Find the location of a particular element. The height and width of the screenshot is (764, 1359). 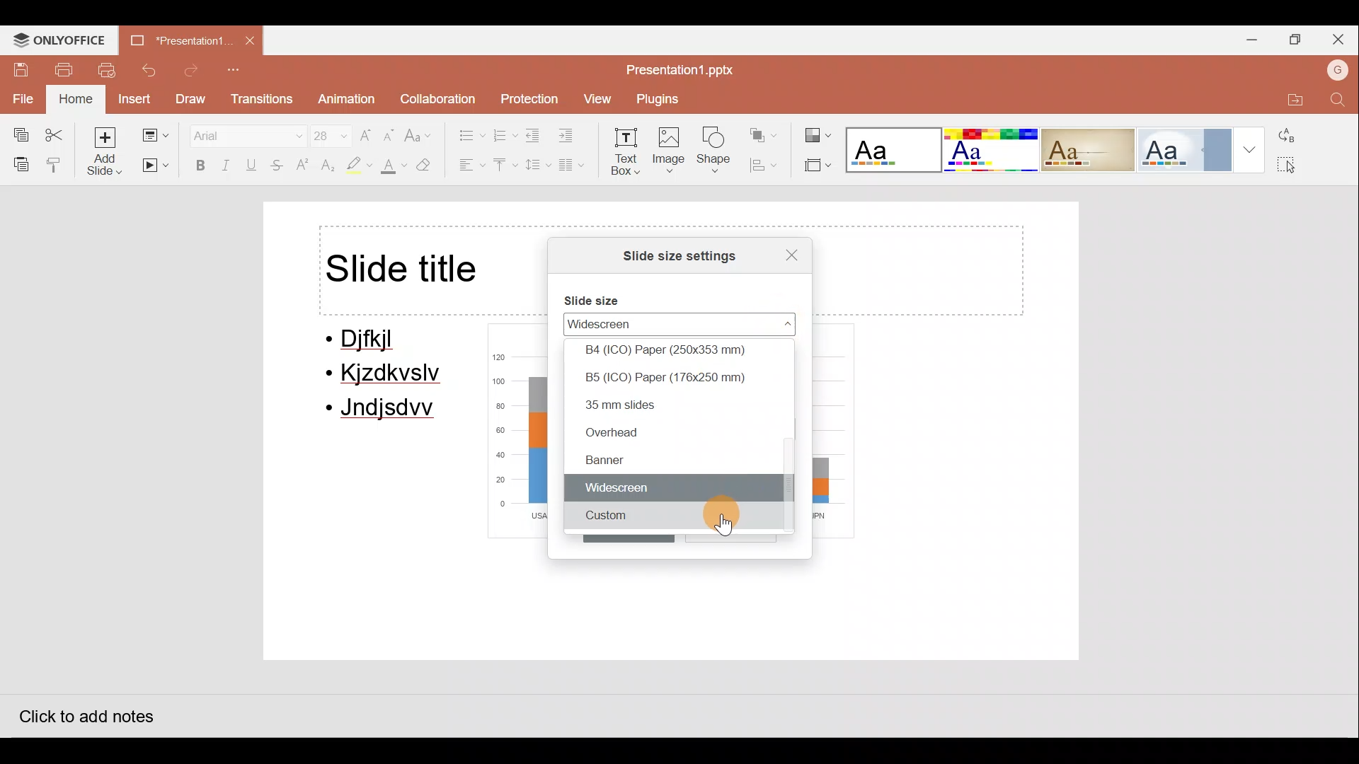

Font size is located at coordinates (323, 132).